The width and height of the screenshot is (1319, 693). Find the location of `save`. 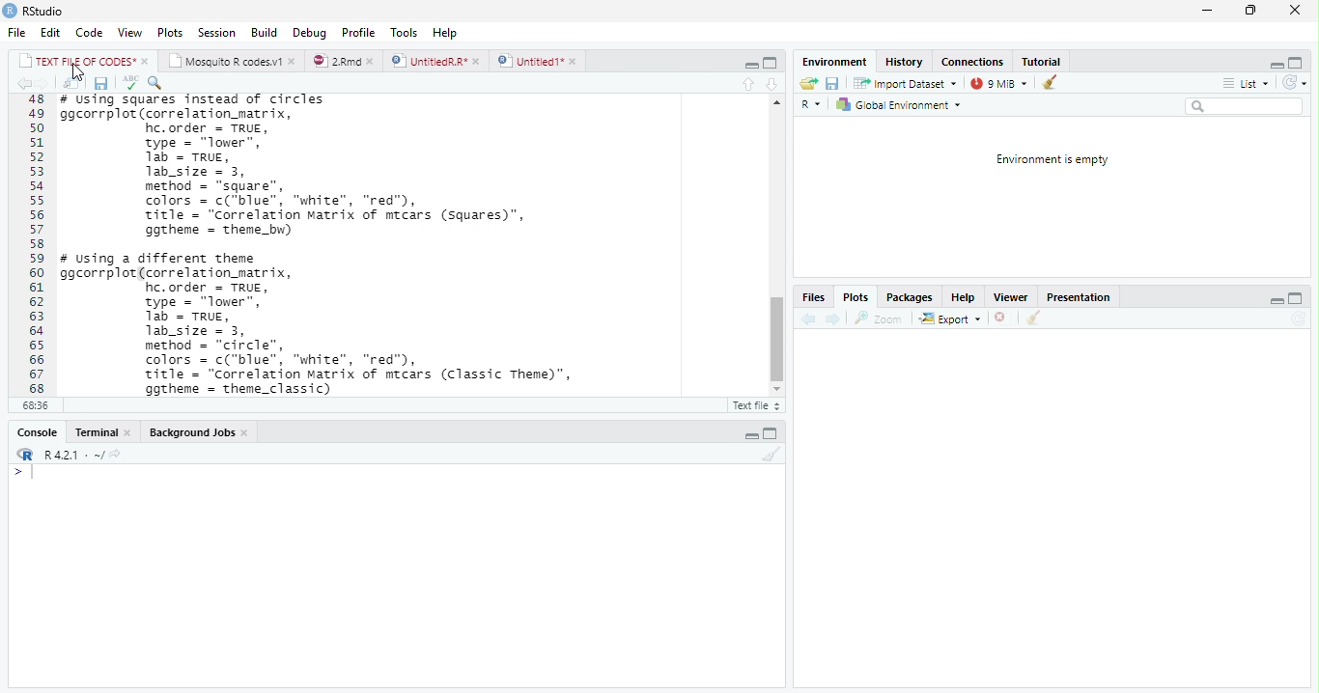

save is located at coordinates (834, 84).